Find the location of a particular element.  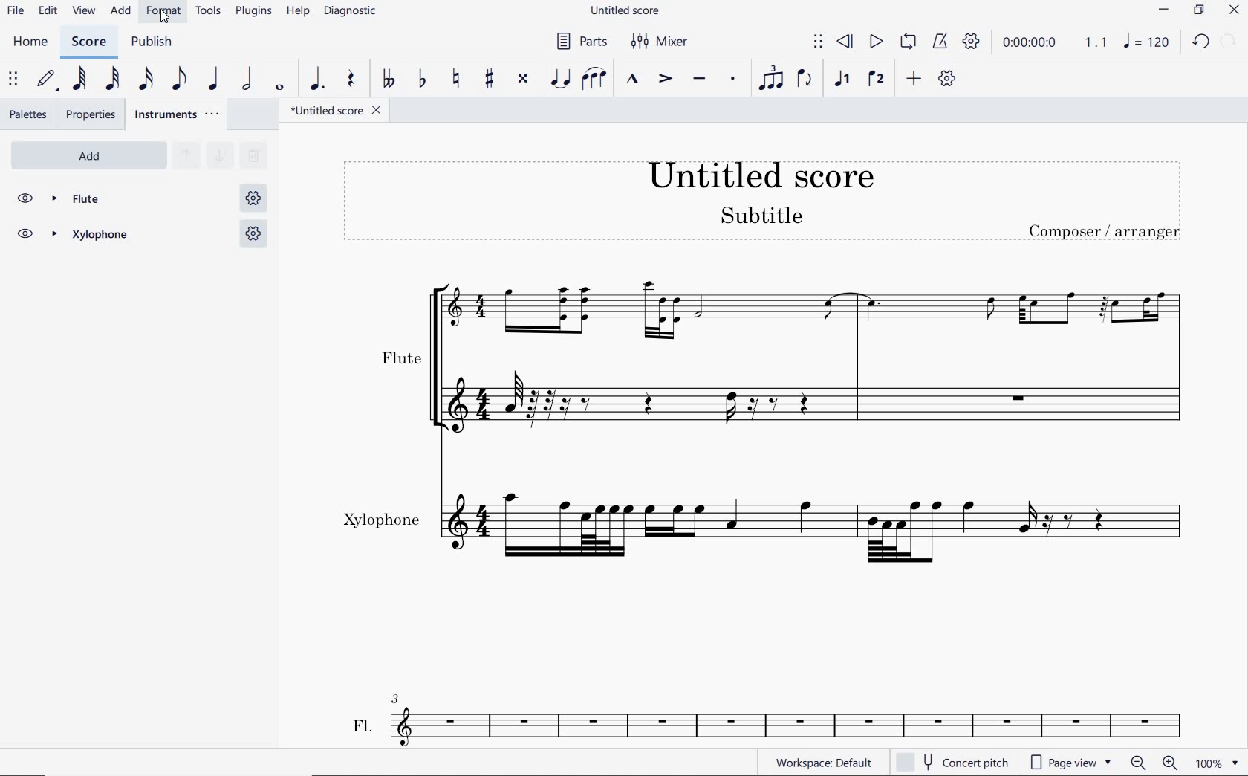

MOVE SELECTED INSTRUMENT DOWN is located at coordinates (218, 156).